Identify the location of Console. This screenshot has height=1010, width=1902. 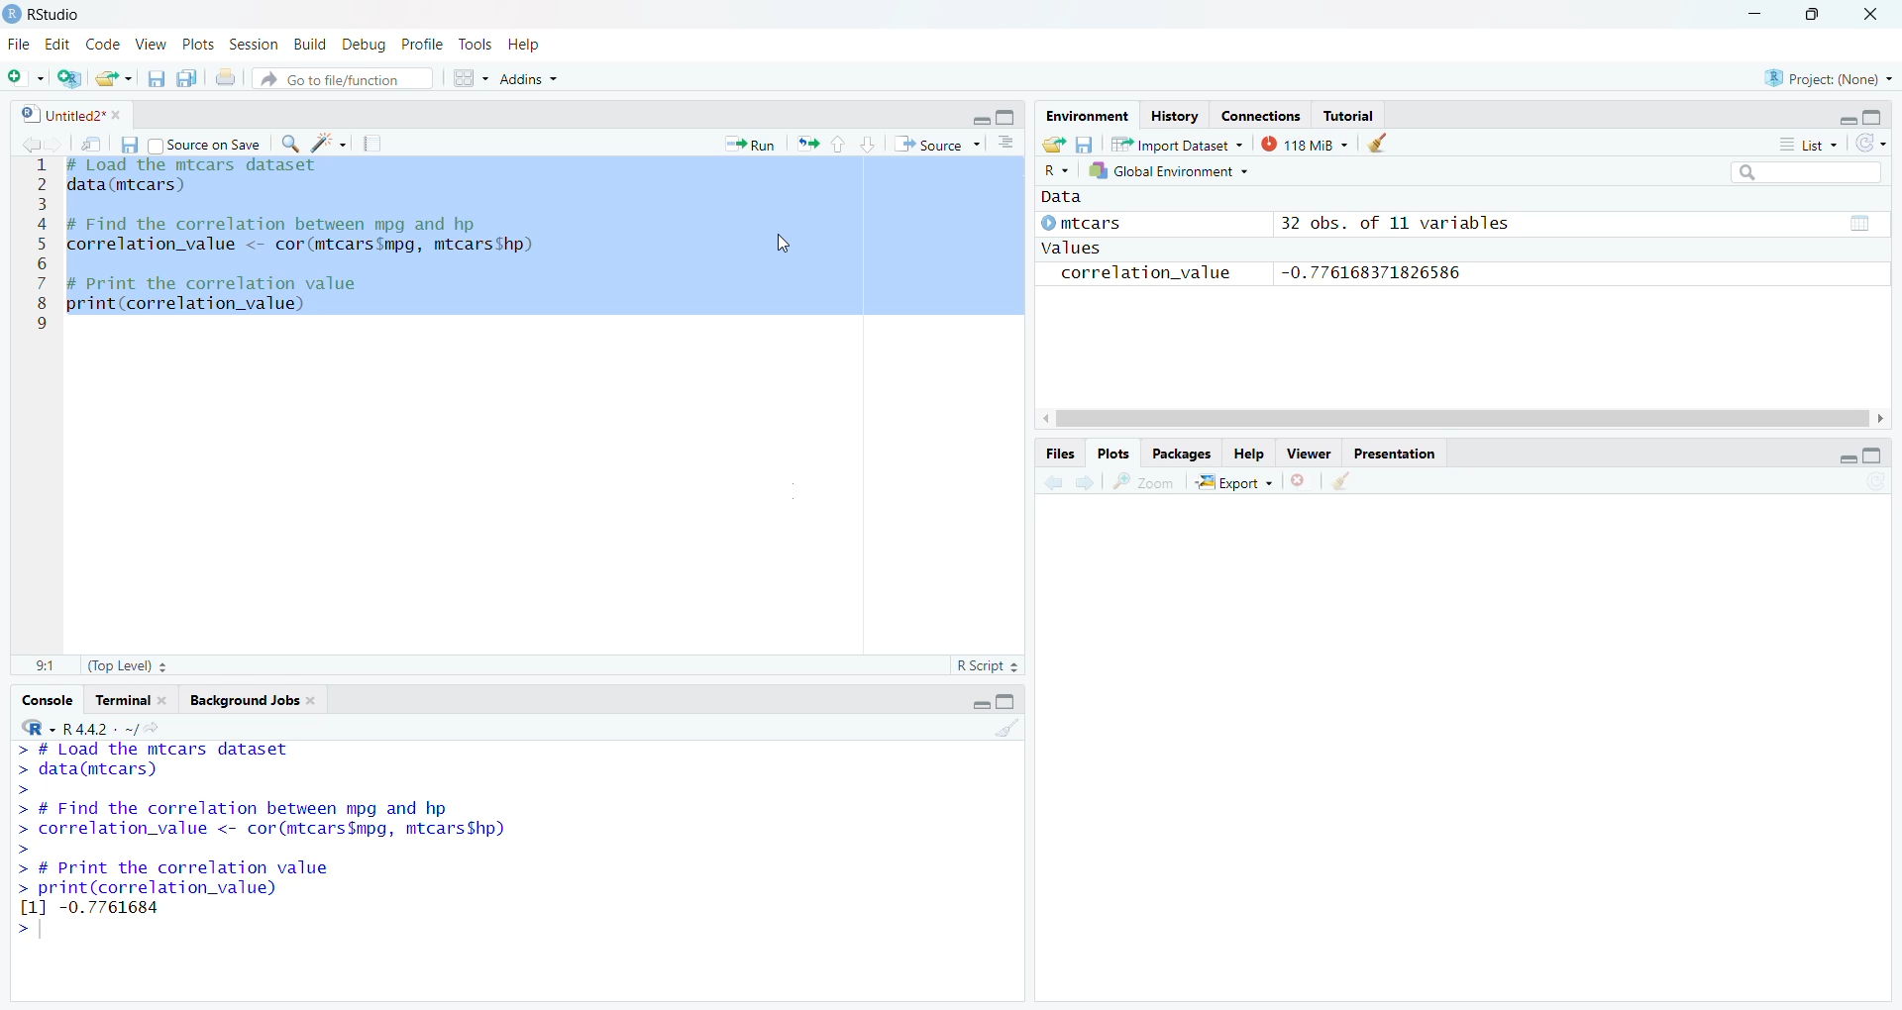
(45, 701).